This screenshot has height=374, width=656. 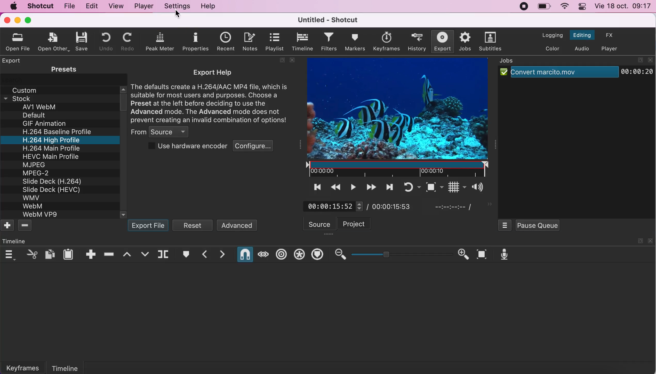 What do you see at coordinates (162, 132) in the screenshot?
I see `from source` at bounding box center [162, 132].